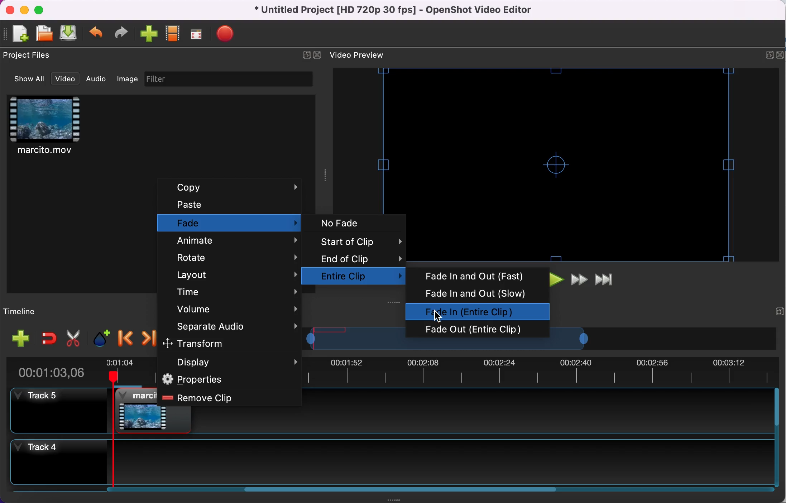 The width and height of the screenshot is (786, 503). I want to click on fade, so click(230, 224).